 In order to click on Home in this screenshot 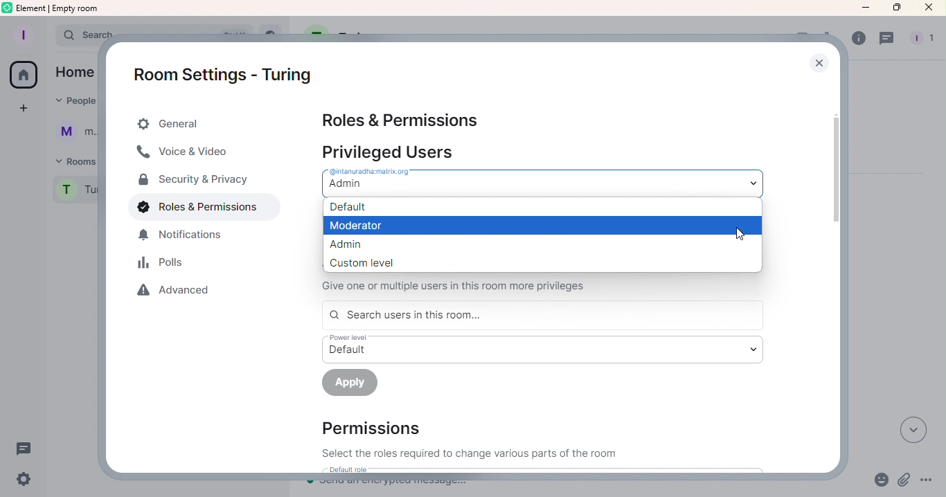, I will do `click(28, 75)`.